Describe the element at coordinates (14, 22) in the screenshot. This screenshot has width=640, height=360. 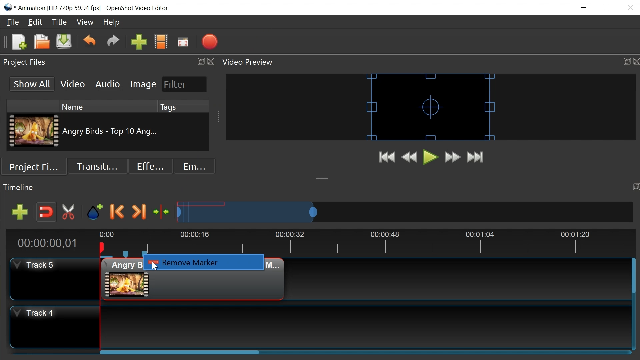
I see `File` at that location.